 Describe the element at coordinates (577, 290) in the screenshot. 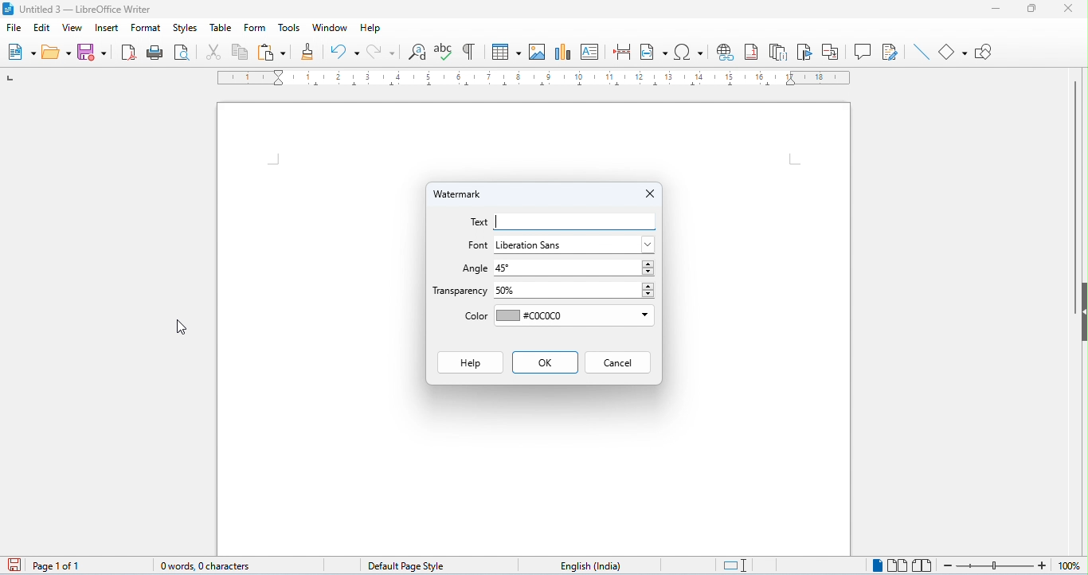

I see `select transparency` at that location.